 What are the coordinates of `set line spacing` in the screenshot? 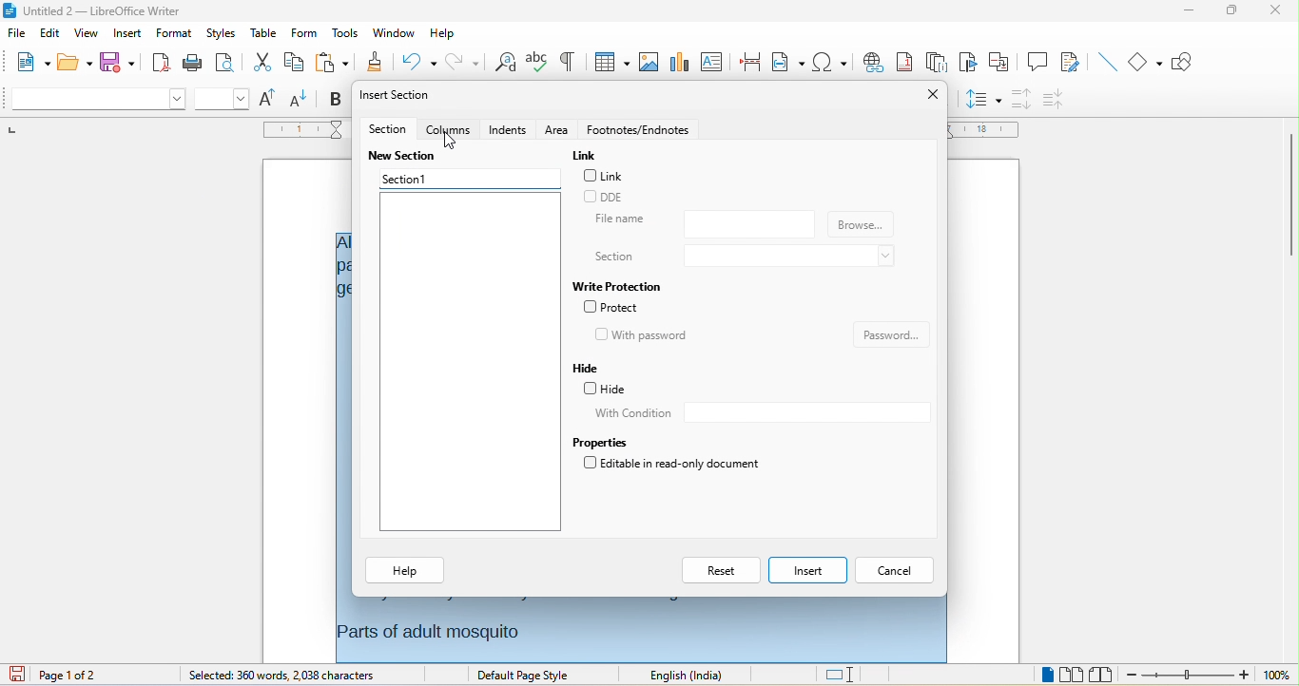 It's located at (983, 101).